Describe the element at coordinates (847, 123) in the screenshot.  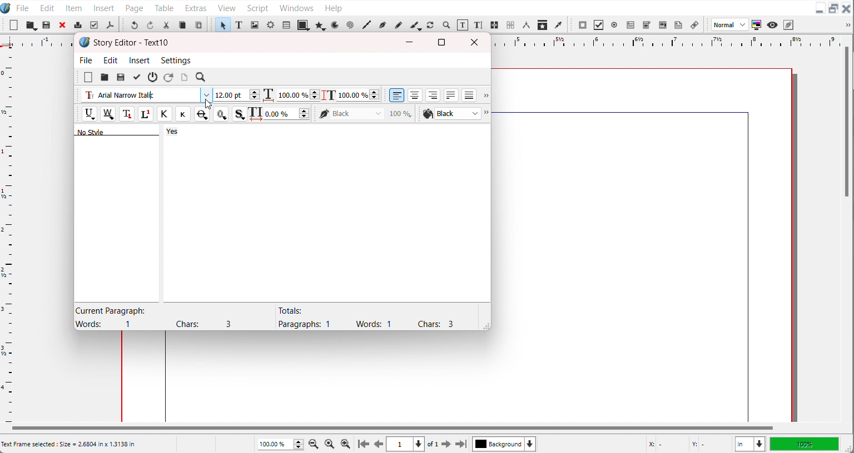
I see `Vertical scroll bar` at that location.